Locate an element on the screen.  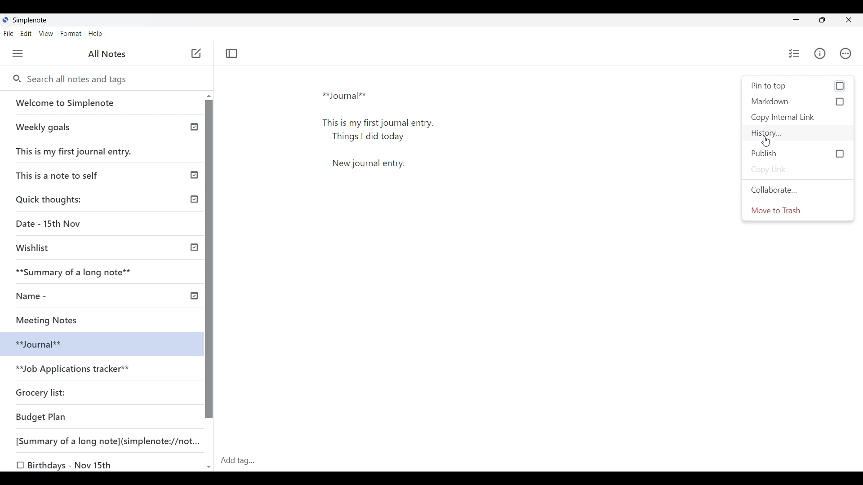
Move to trash is located at coordinates (798, 211).